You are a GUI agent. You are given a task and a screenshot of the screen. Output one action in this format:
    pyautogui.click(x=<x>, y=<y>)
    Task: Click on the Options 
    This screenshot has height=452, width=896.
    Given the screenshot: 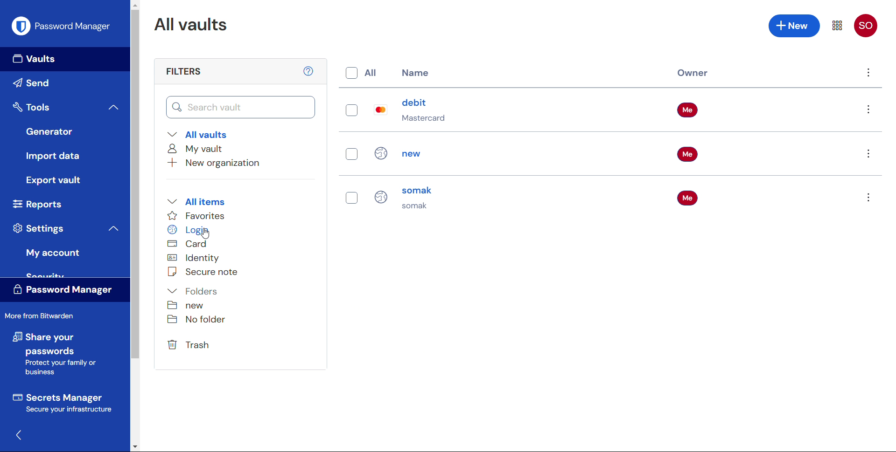 What is the action you would take?
    pyautogui.click(x=868, y=109)
    